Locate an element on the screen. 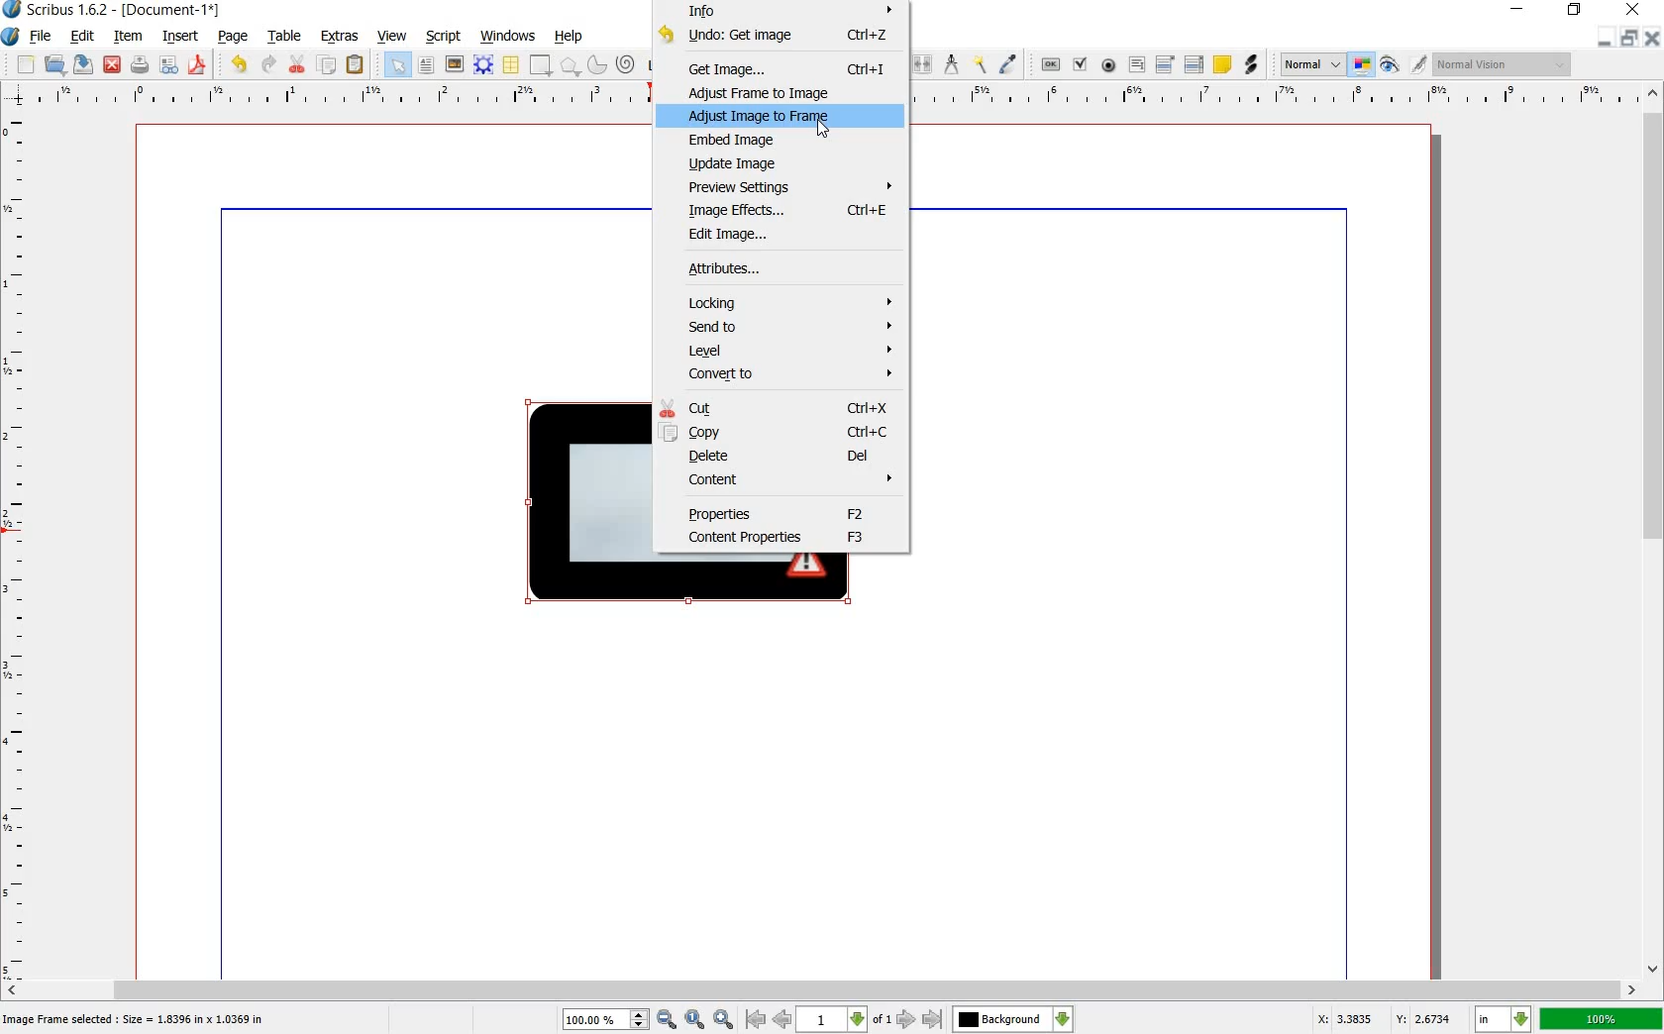 This screenshot has width=1664, height=1034. next page is located at coordinates (904, 1020).